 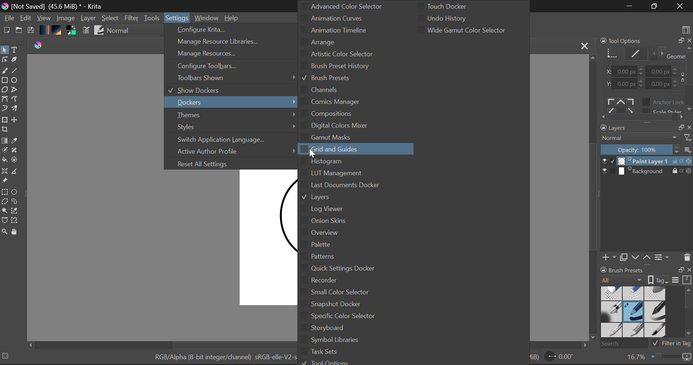 What do you see at coordinates (334, 362) in the screenshot?
I see `Tool Options` at bounding box center [334, 362].